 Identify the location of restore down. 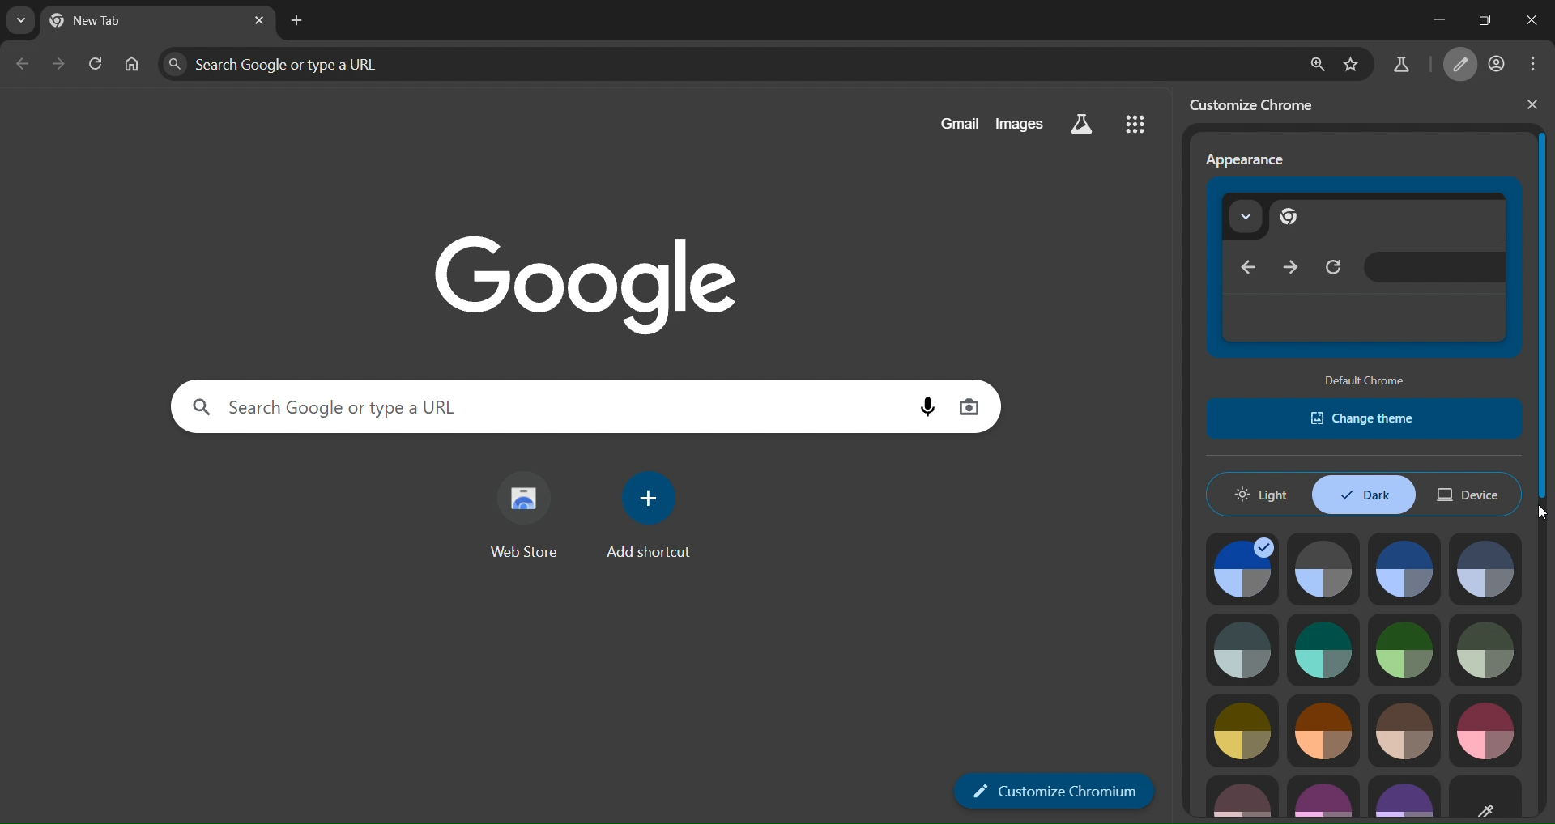
(1486, 21).